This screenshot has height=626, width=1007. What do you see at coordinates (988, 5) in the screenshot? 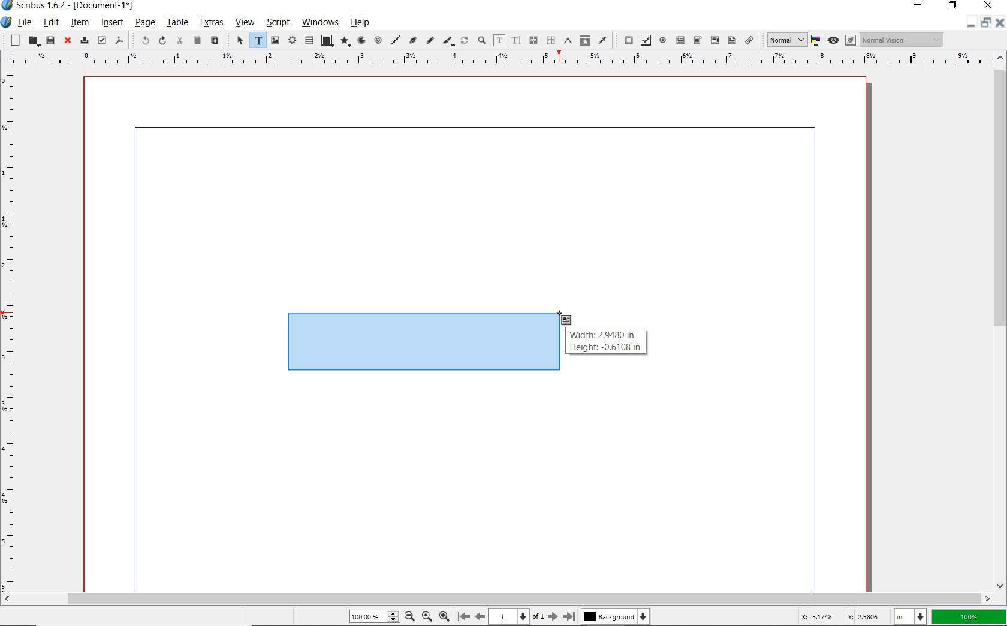
I see `close` at bounding box center [988, 5].